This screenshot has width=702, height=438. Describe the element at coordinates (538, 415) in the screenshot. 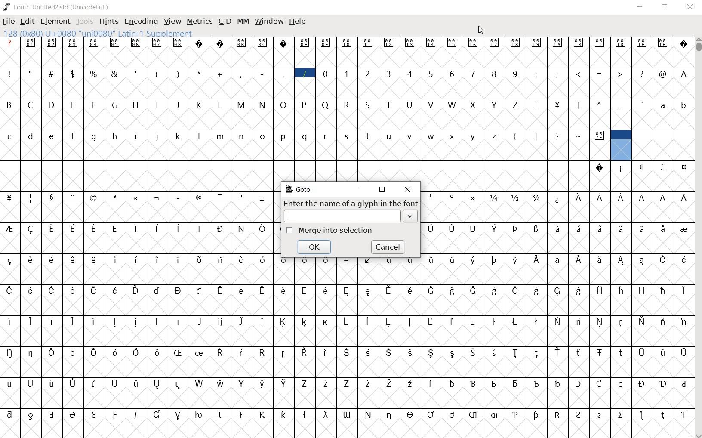

I see `Symbol` at that location.